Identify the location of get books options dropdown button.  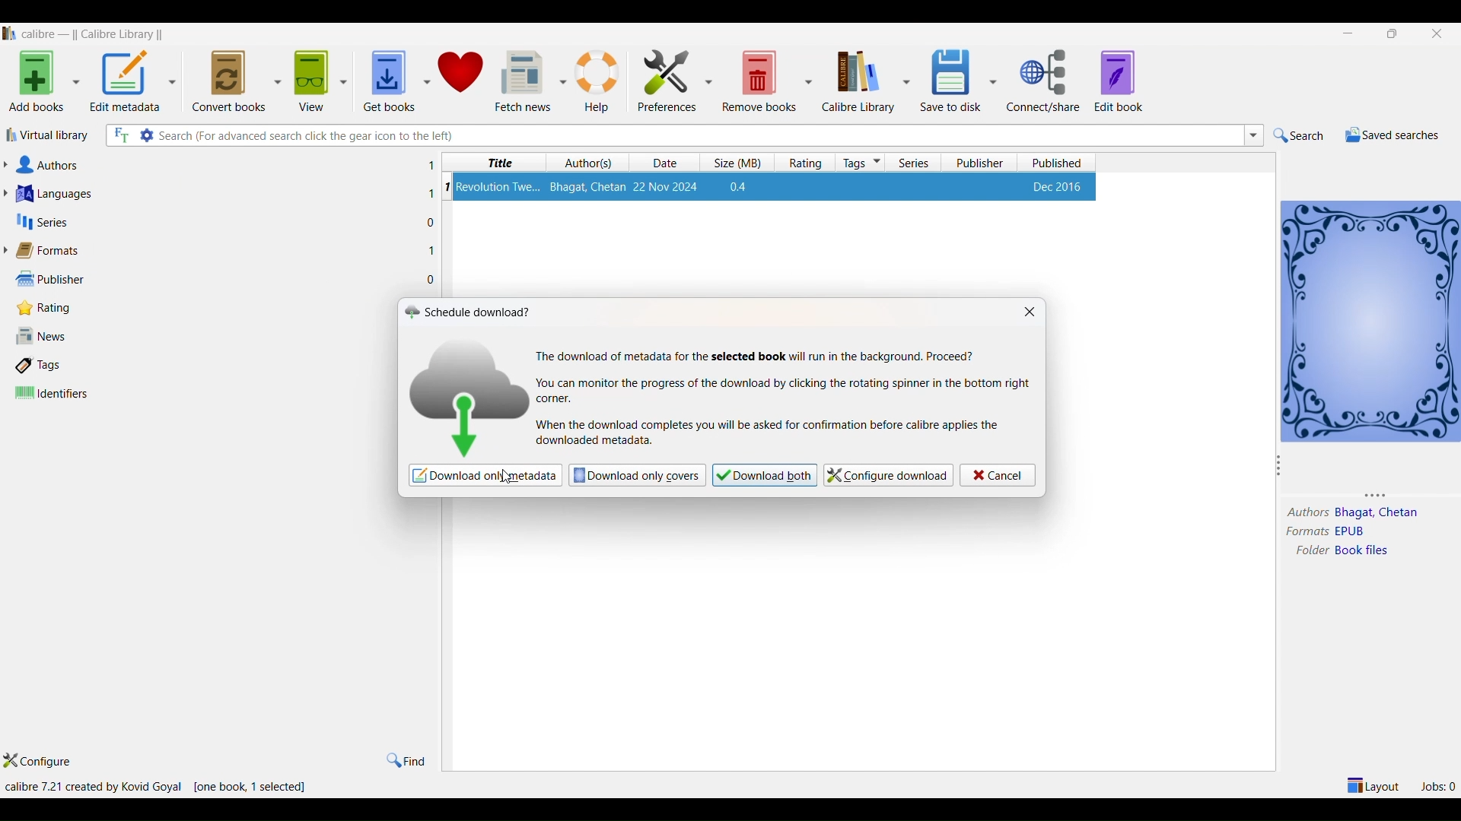
(424, 76).